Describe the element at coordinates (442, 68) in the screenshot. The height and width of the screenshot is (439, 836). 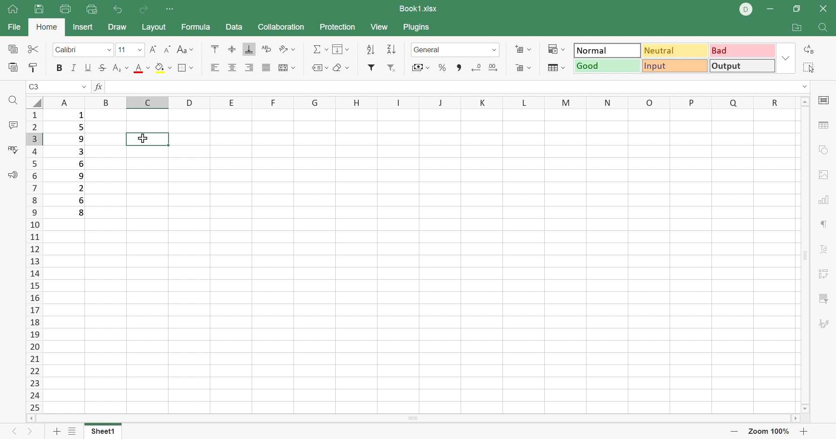
I see `Percent style` at that location.